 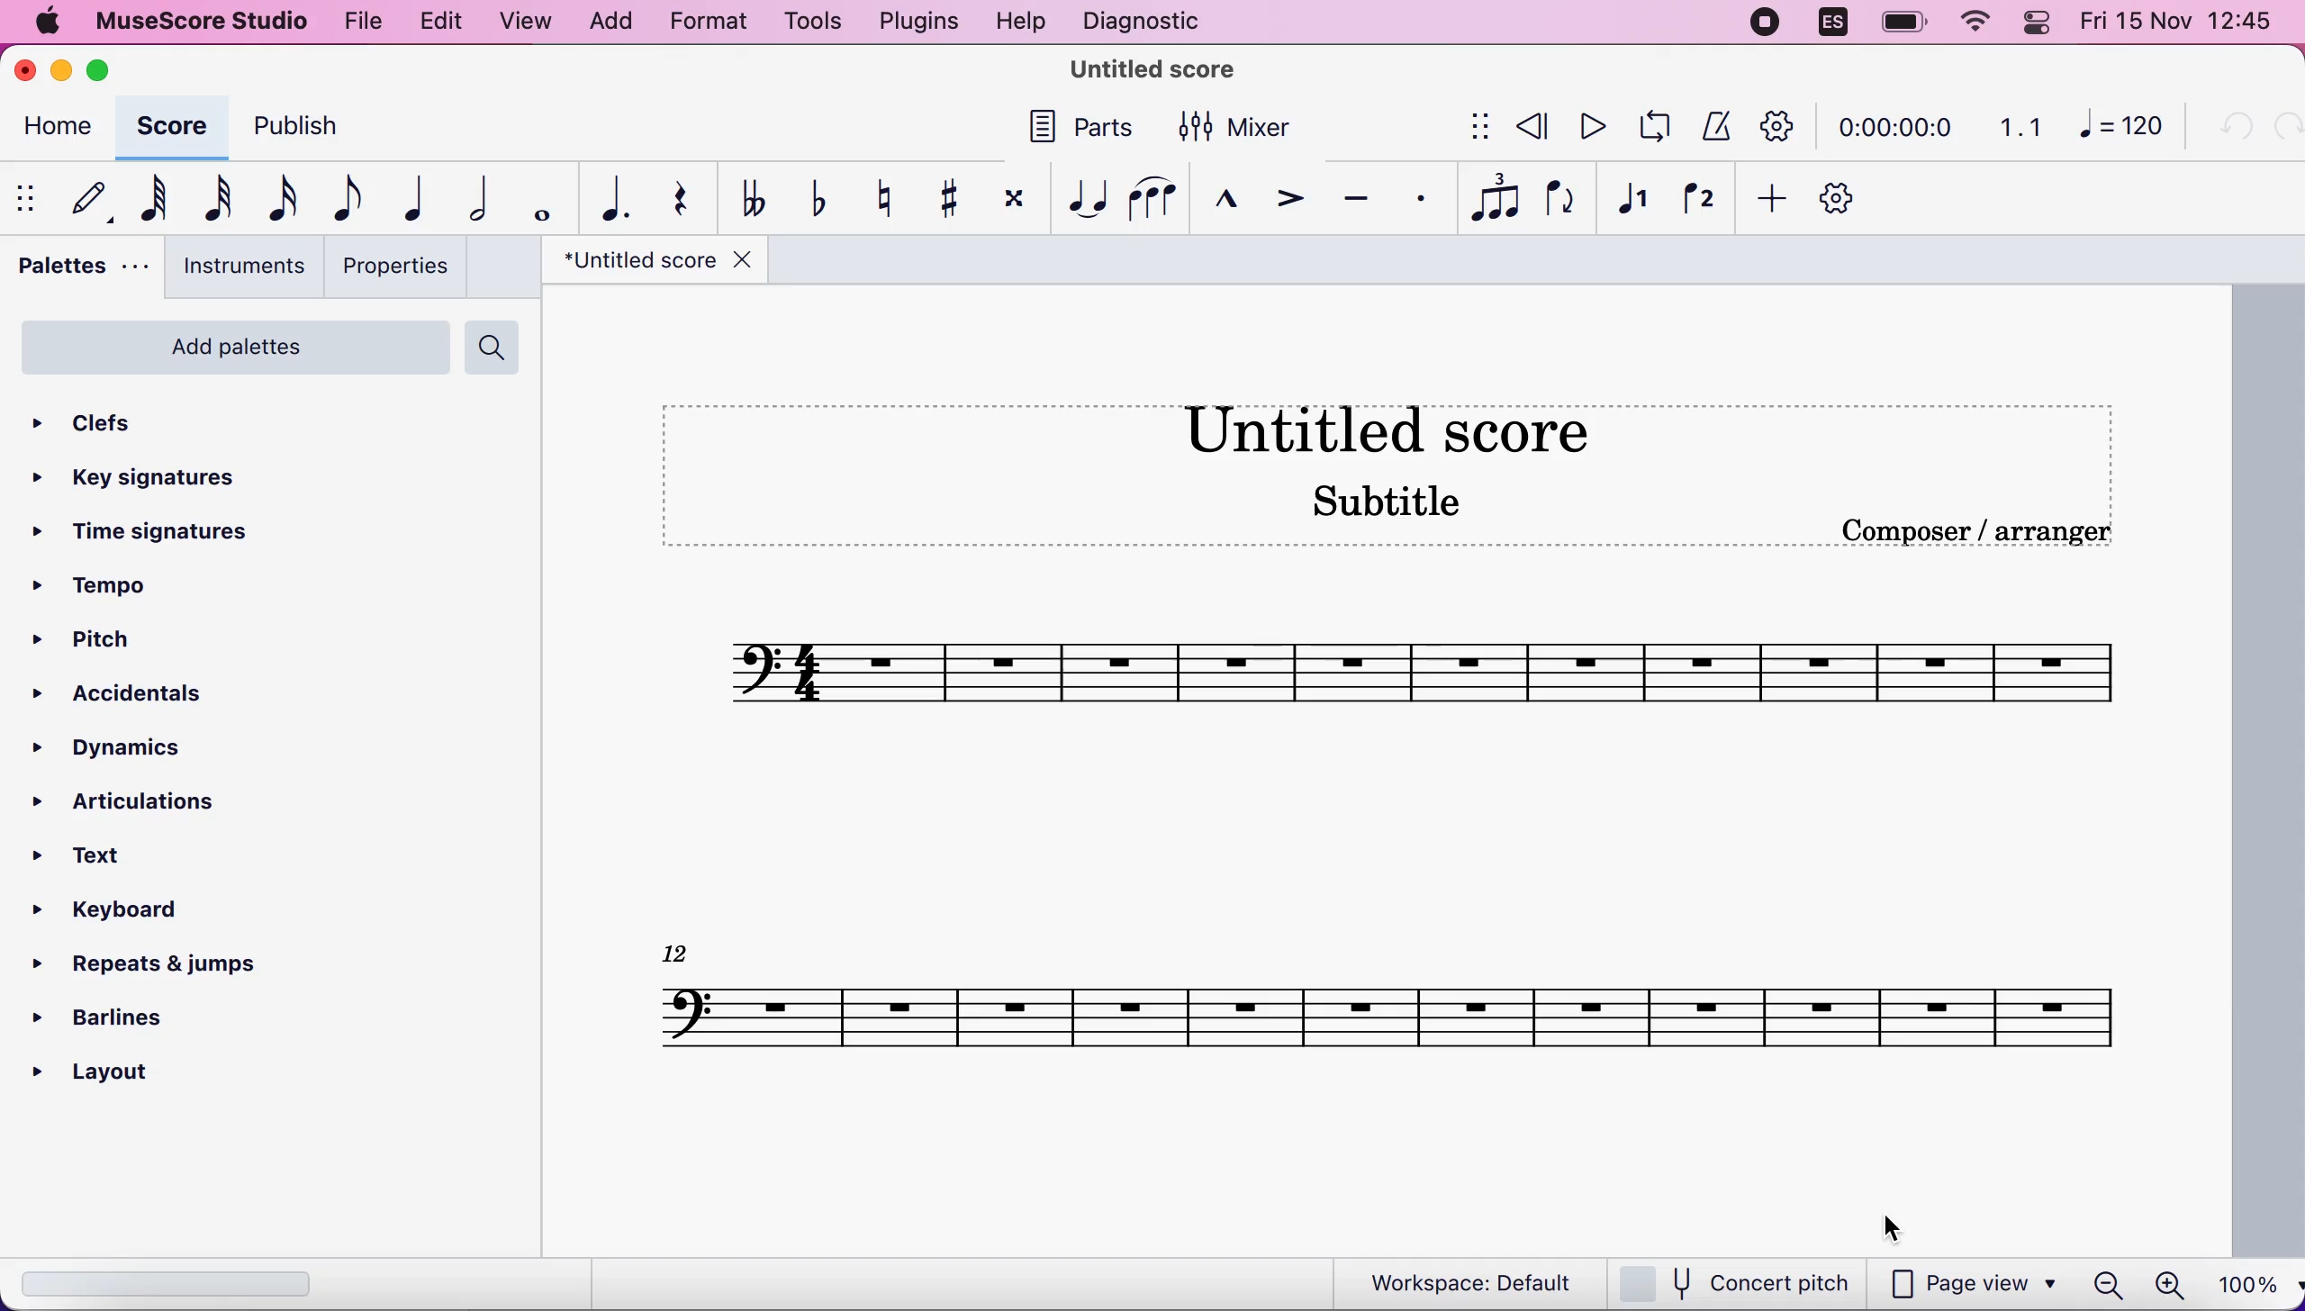 I want to click on Page view, so click(x=1970, y=1282).